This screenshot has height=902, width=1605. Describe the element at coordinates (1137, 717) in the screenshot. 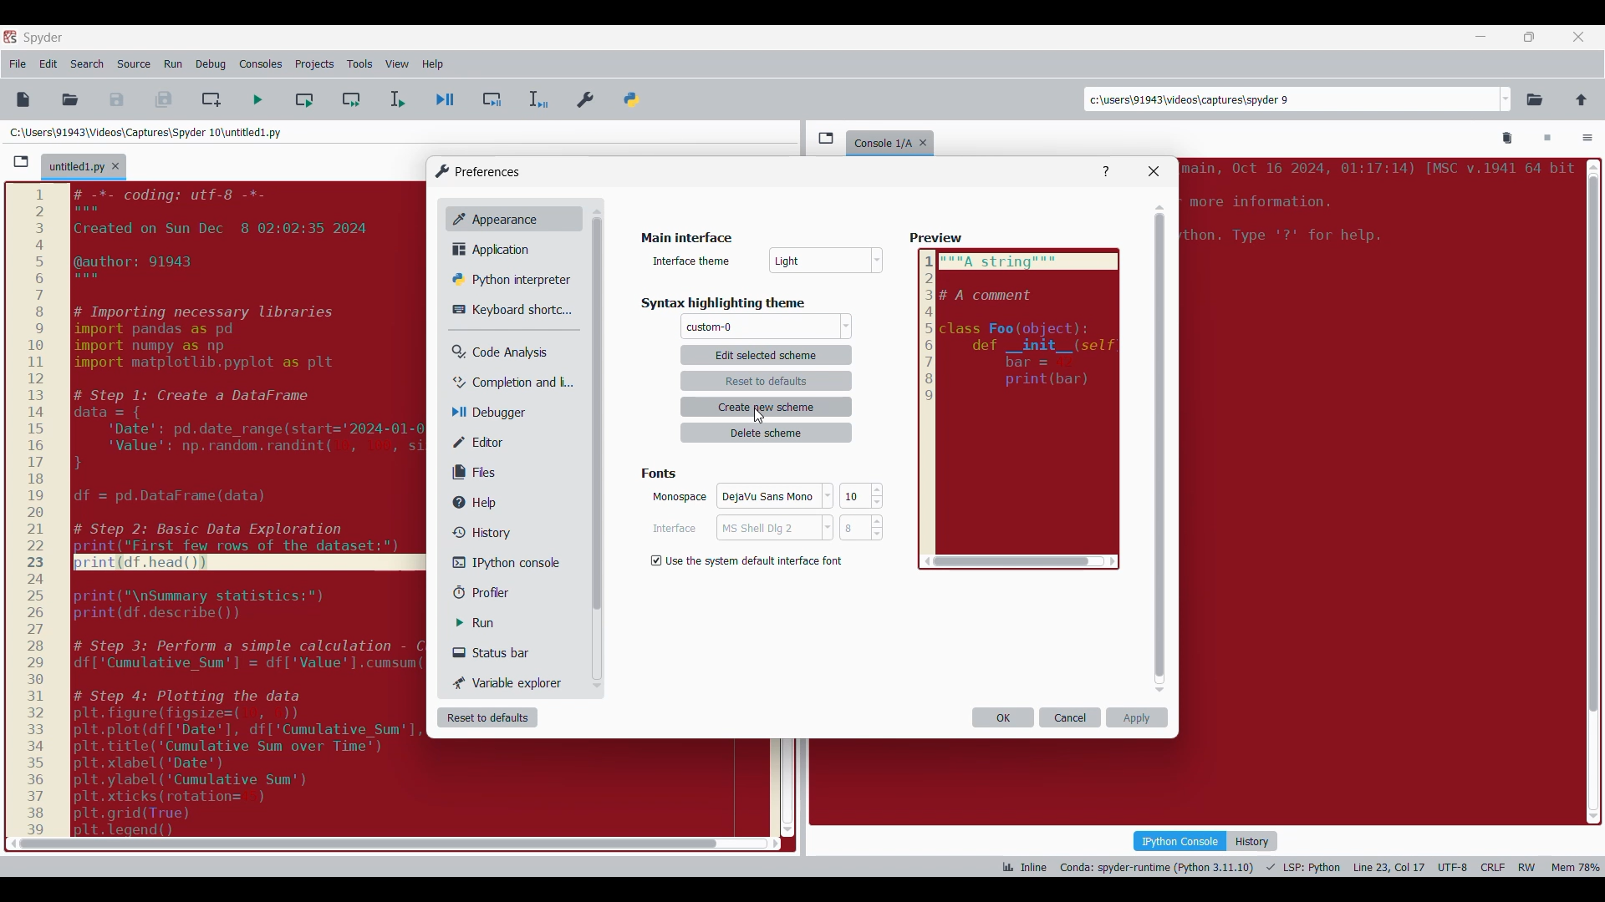

I see `Apply` at that location.